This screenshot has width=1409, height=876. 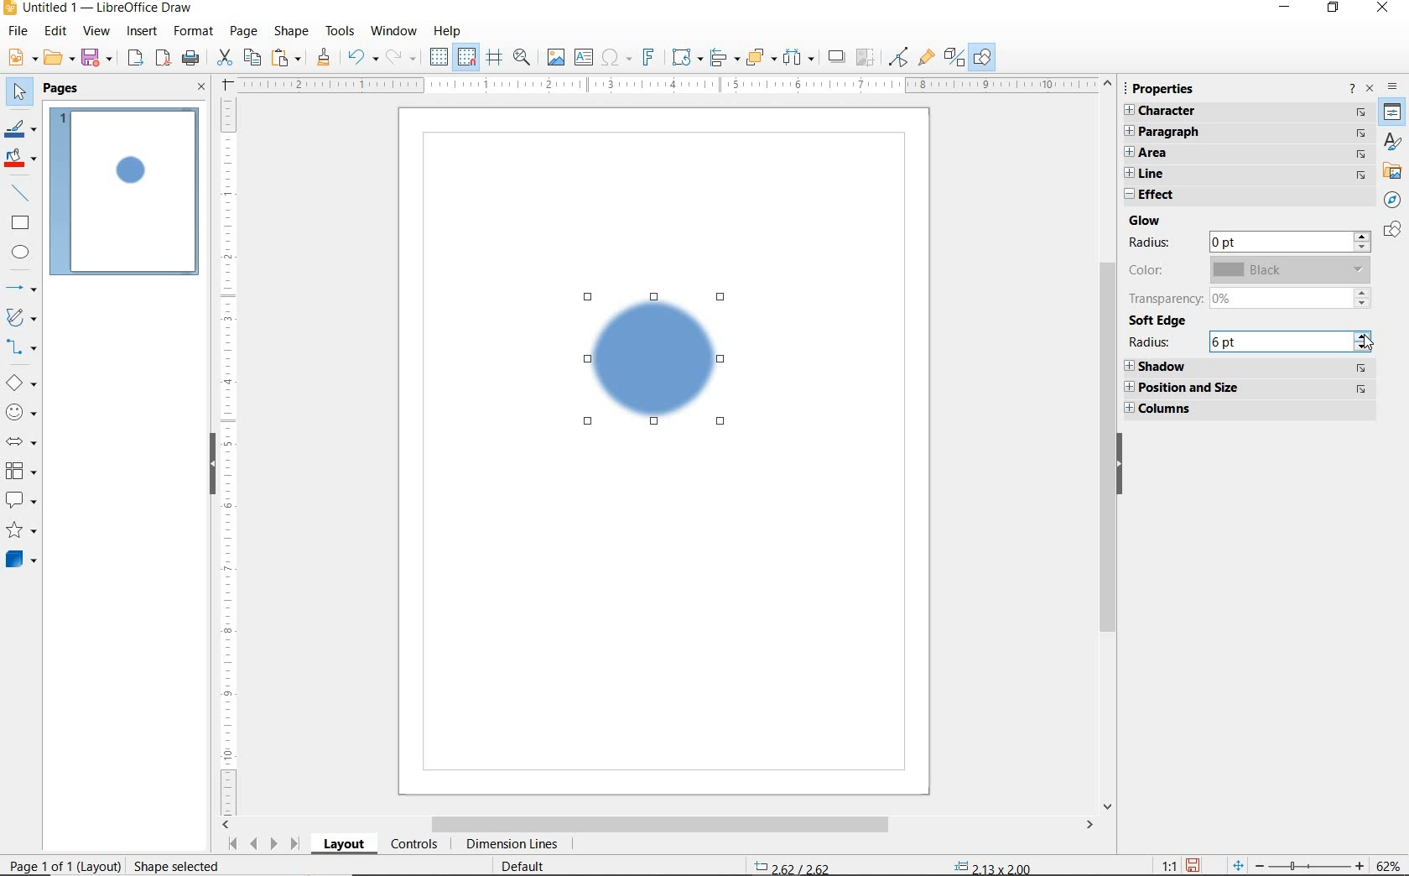 What do you see at coordinates (96, 31) in the screenshot?
I see `VIEW` at bounding box center [96, 31].